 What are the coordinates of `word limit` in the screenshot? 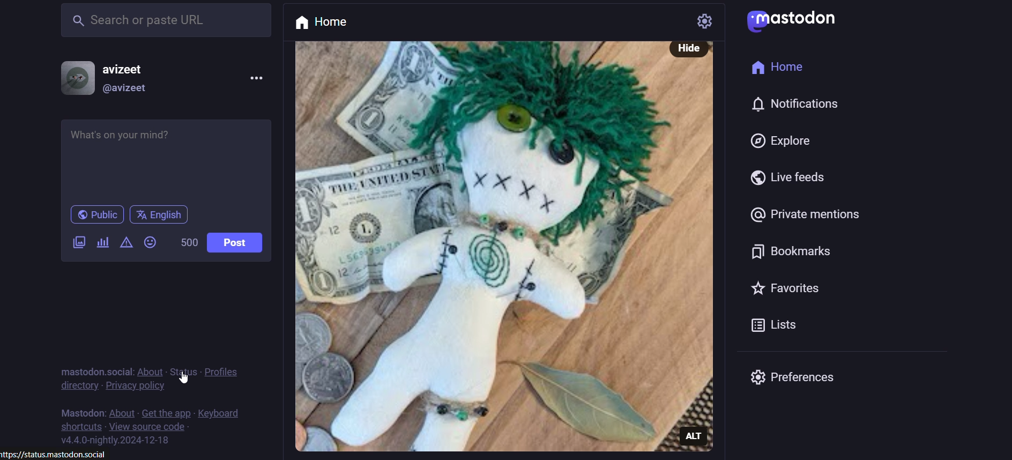 It's located at (185, 241).